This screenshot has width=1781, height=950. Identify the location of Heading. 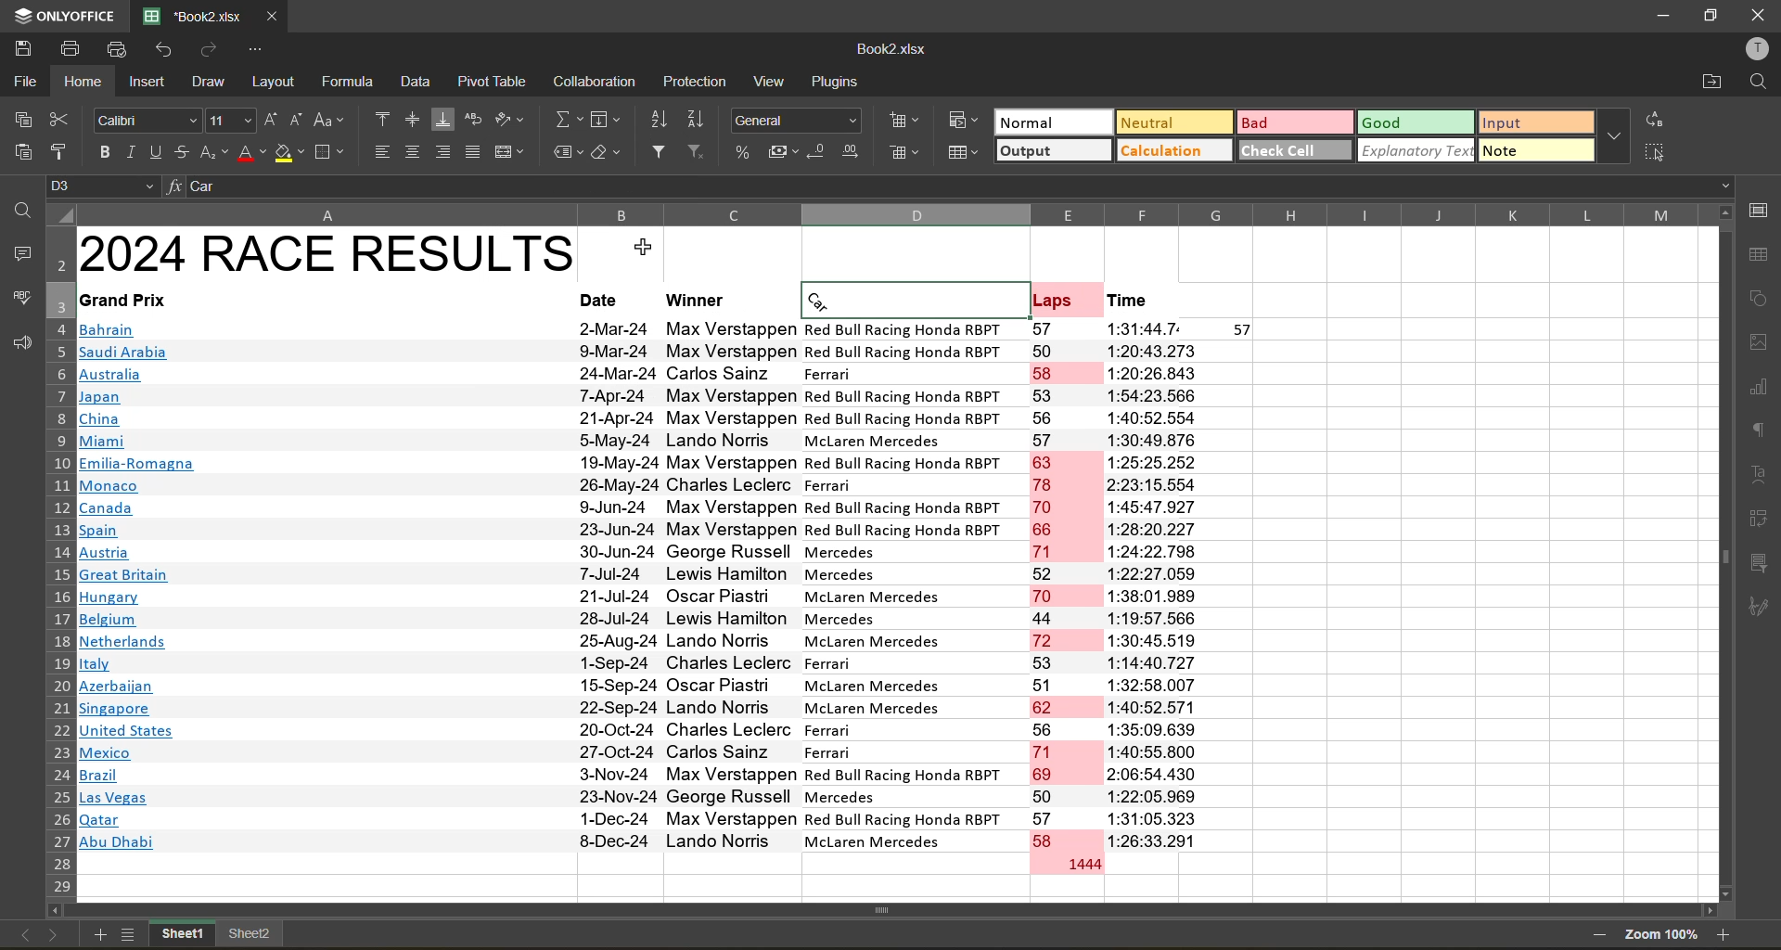
(332, 253).